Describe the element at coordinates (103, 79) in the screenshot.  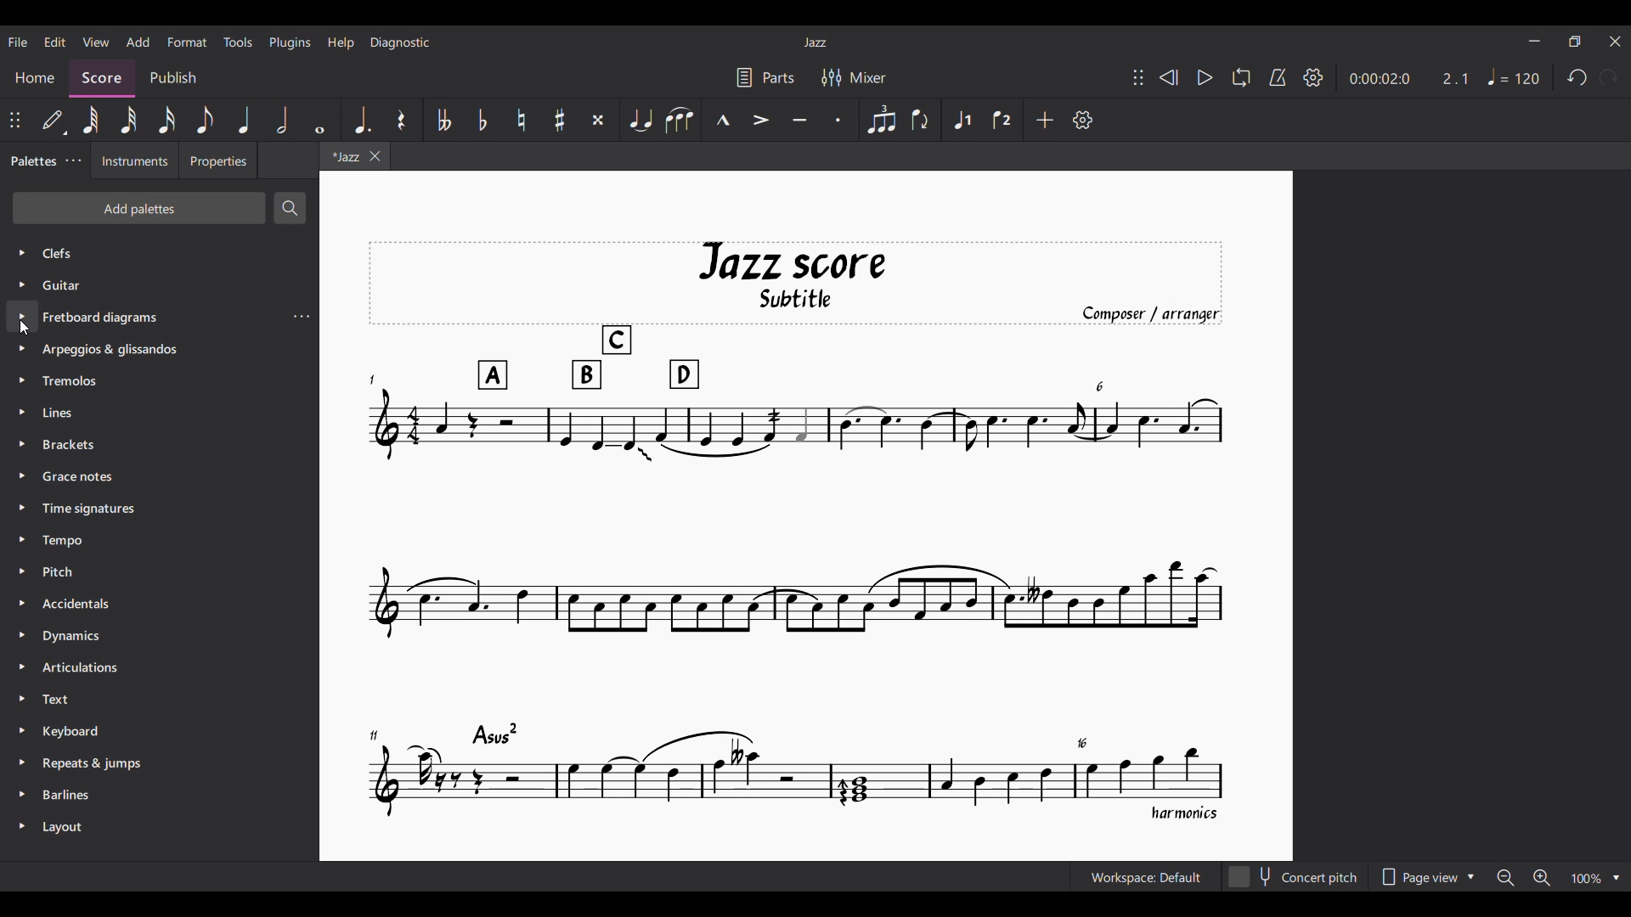
I see `Score, current section highlighted` at that location.